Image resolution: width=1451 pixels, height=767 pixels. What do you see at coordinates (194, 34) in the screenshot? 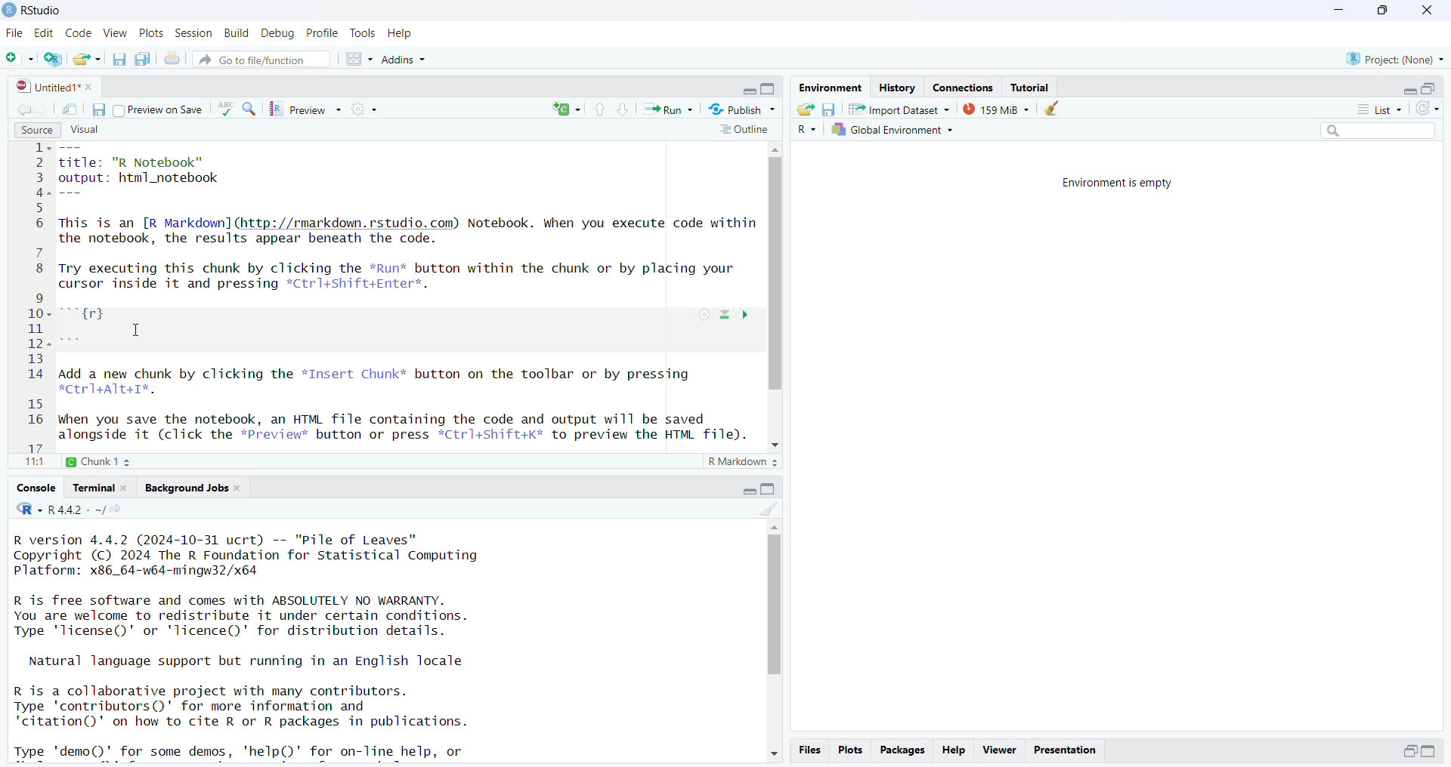
I see `session` at bounding box center [194, 34].